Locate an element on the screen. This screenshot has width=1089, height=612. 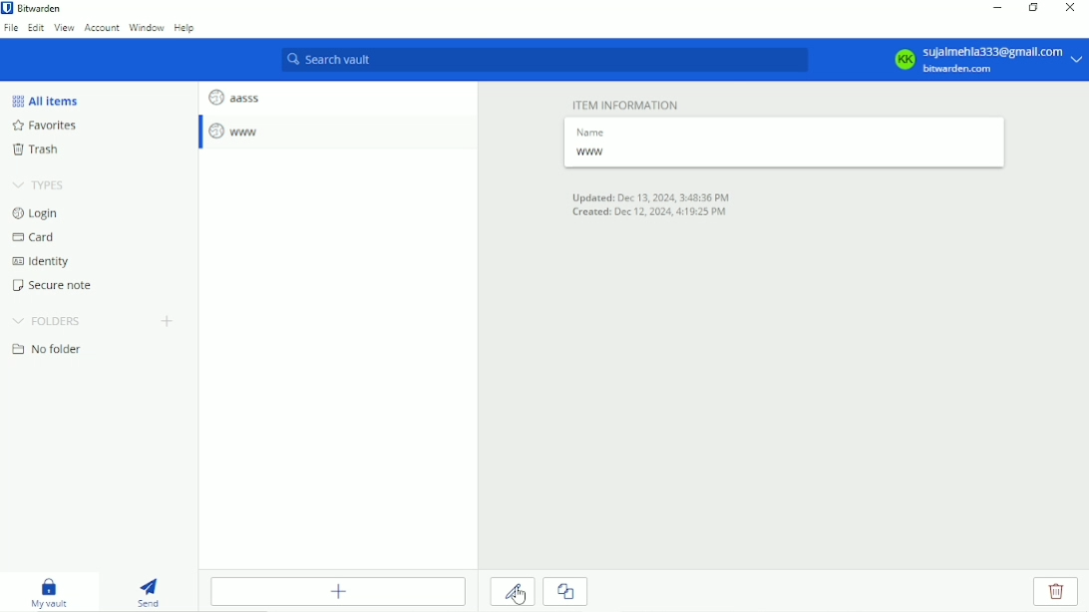
Add item is located at coordinates (338, 591).